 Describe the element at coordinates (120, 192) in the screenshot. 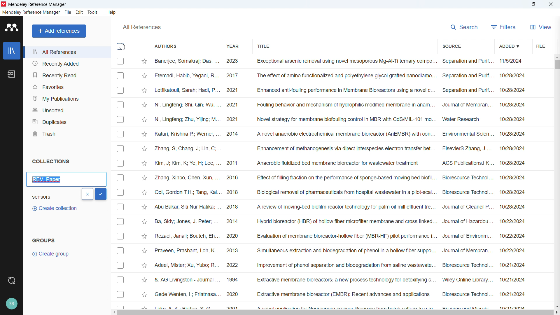

I see `Select respective publication` at that location.